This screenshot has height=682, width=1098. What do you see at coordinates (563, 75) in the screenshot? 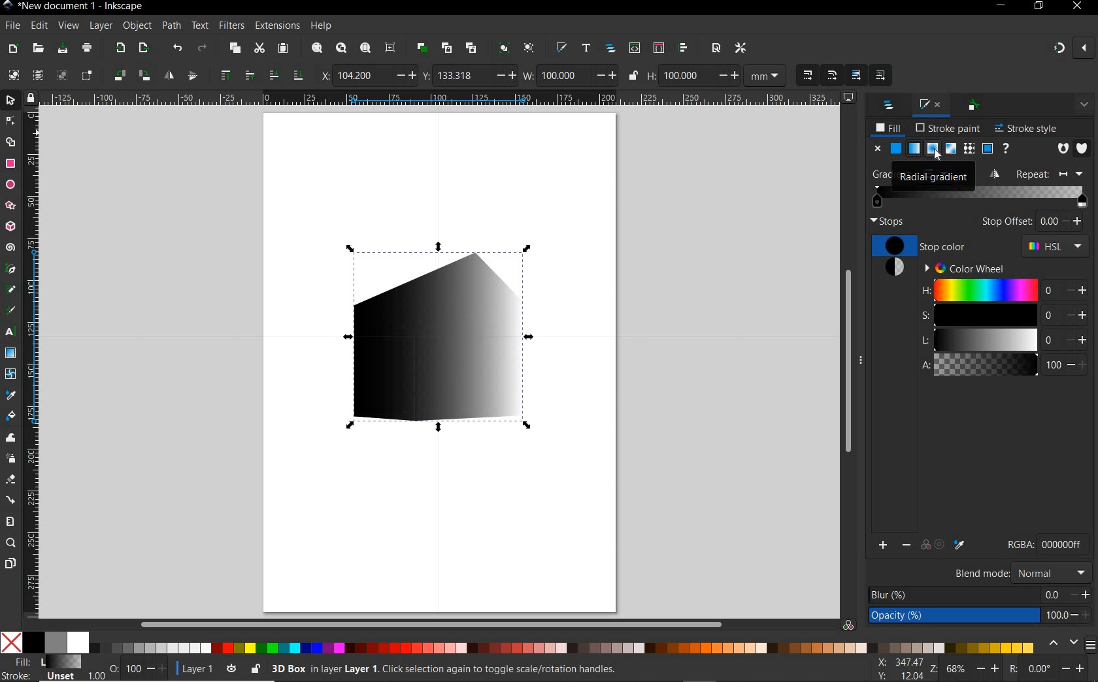
I see `100` at bounding box center [563, 75].